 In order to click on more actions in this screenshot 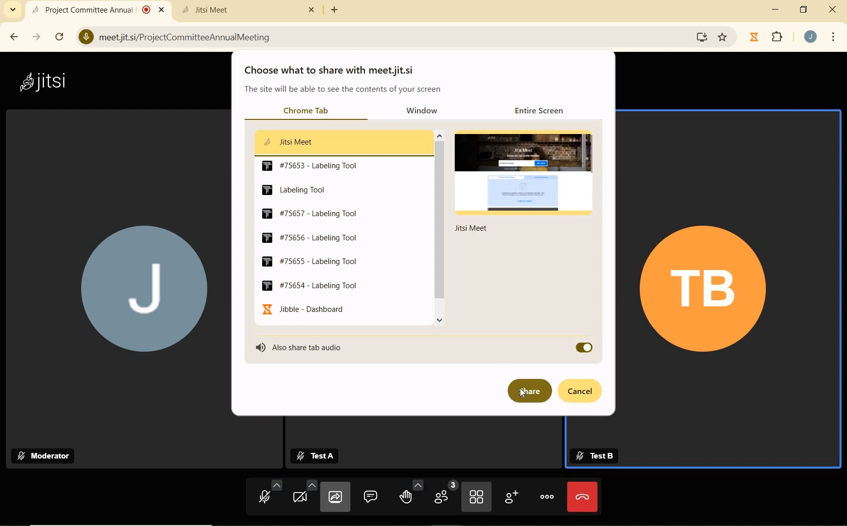, I will do `click(547, 496)`.